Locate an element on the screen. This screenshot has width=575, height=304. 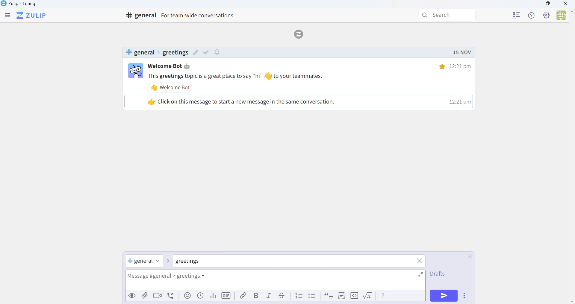
Channel is located at coordinates (145, 262).